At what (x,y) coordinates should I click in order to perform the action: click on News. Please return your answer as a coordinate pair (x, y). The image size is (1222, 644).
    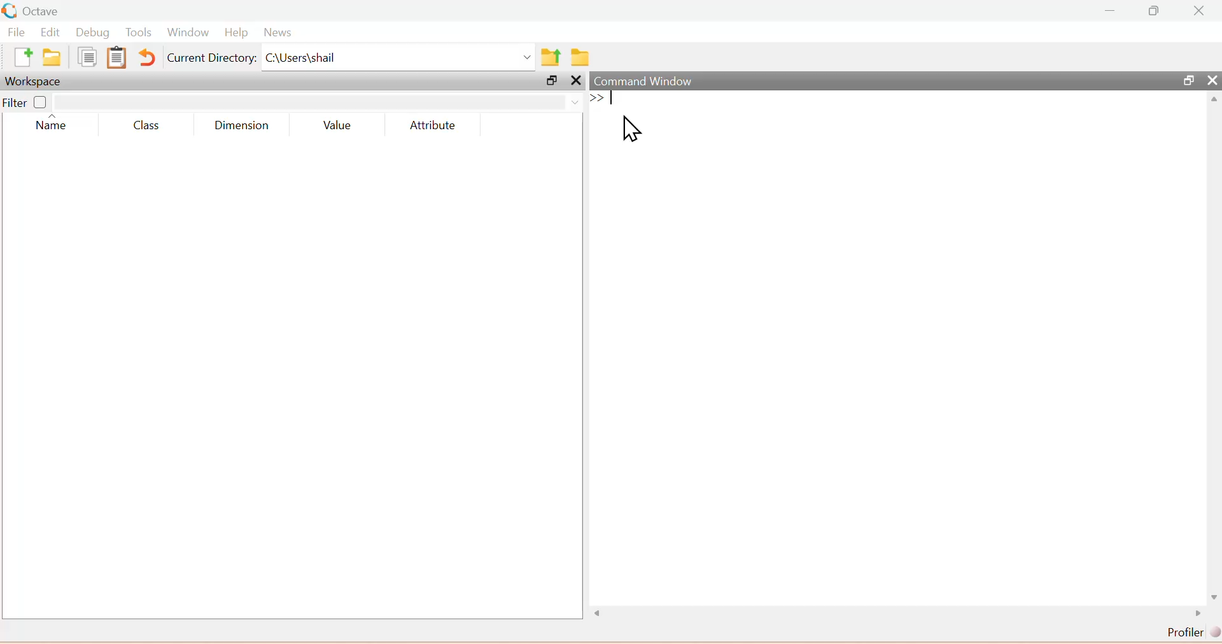
    Looking at the image, I should click on (276, 34).